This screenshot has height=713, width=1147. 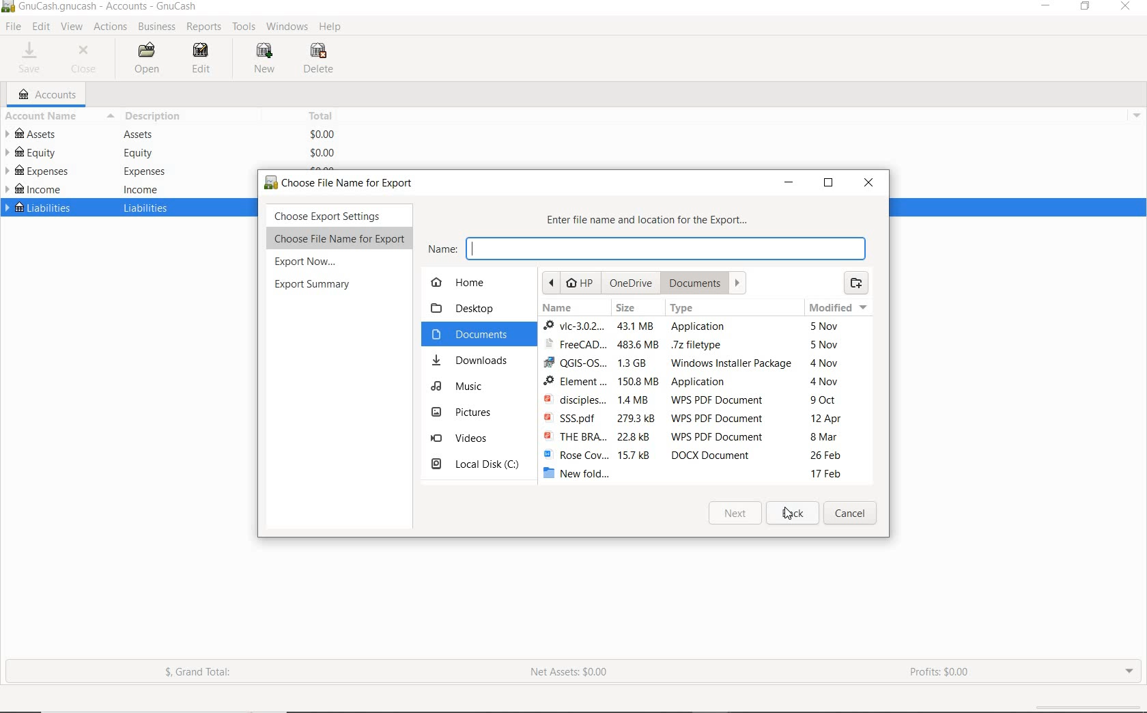 I want to click on ACTIONS, so click(x=111, y=29).